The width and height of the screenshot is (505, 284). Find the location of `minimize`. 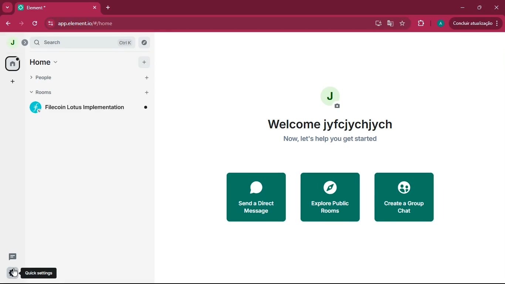

minimize is located at coordinates (463, 8).